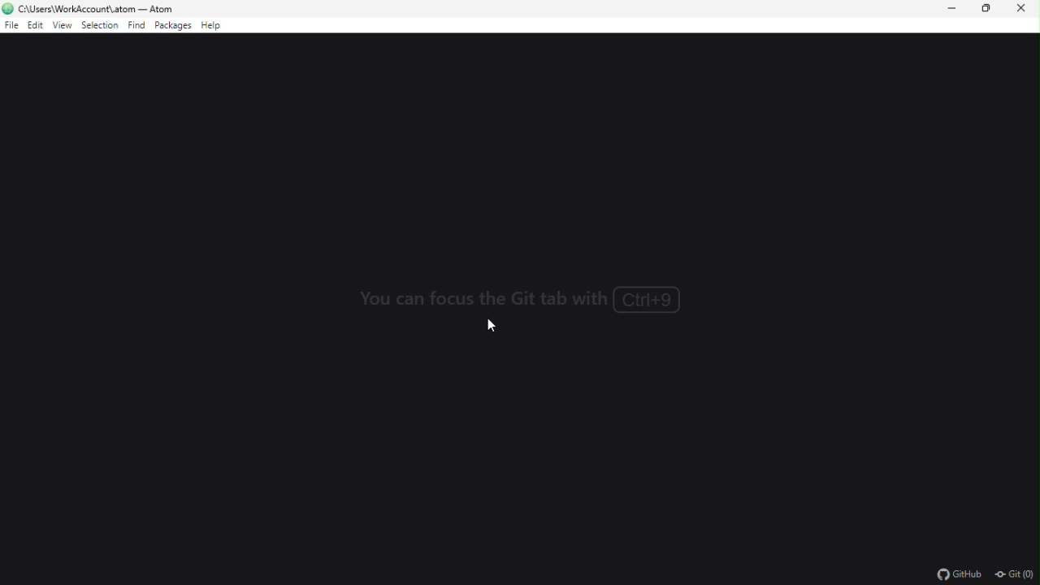  I want to click on git , so click(1016, 575).